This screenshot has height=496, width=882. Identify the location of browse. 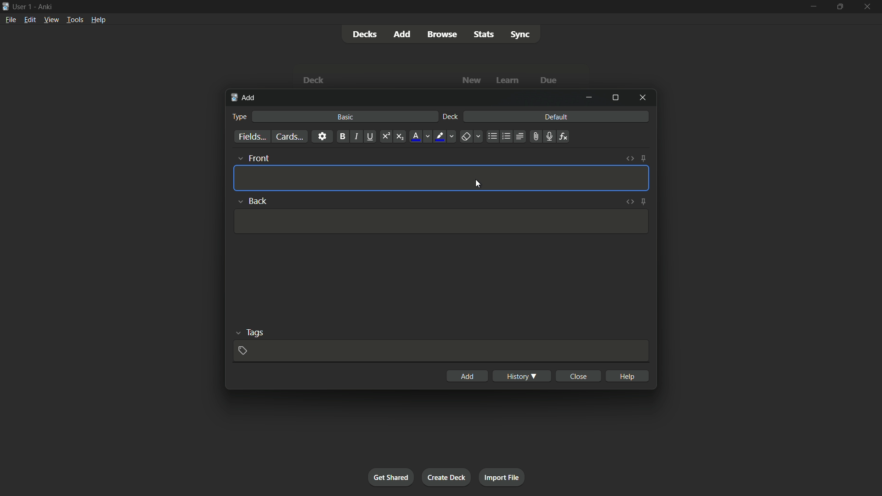
(442, 34).